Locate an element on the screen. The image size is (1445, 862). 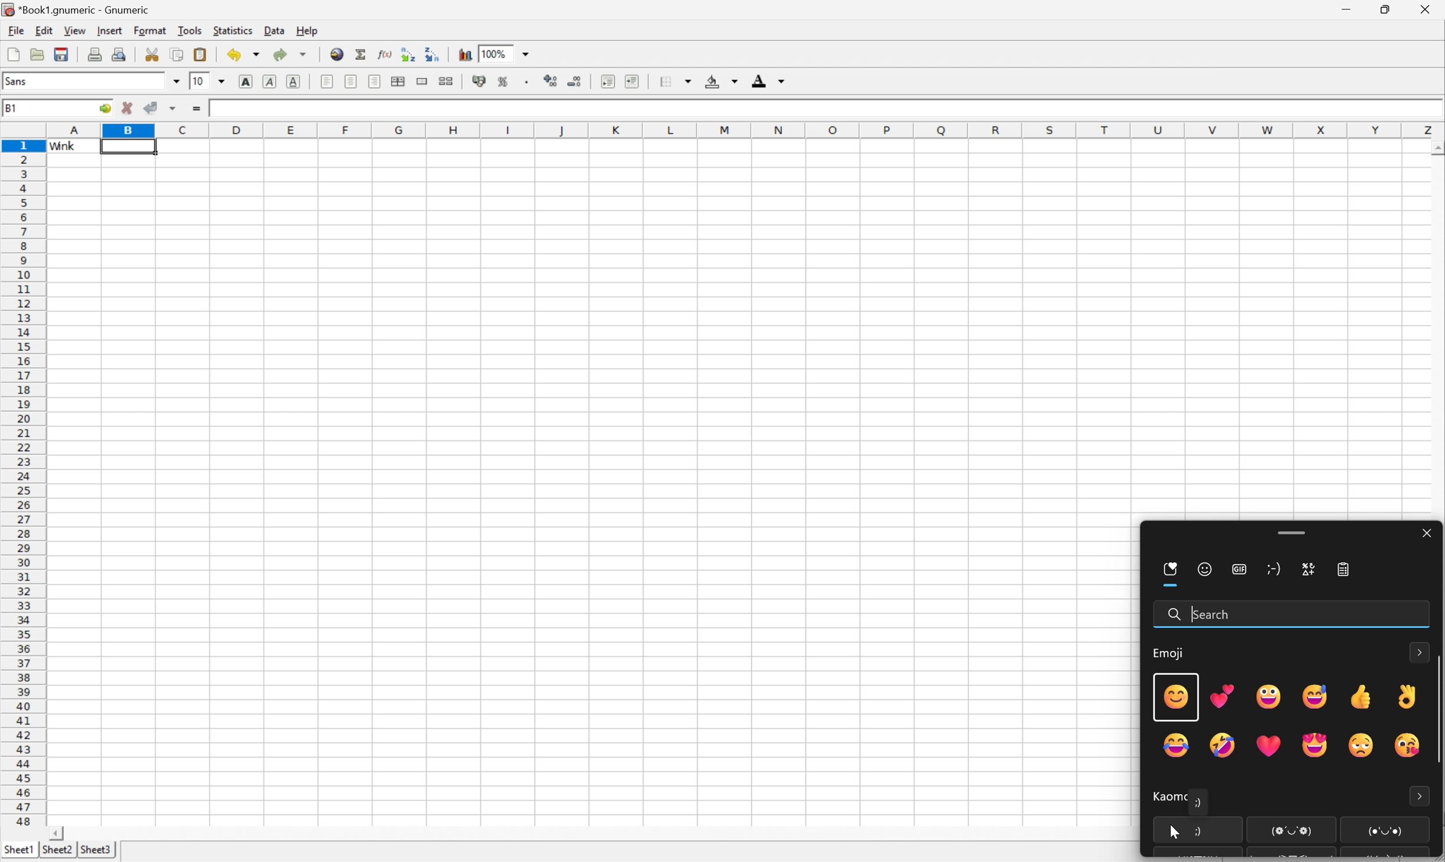
accept changes is located at coordinates (150, 107).